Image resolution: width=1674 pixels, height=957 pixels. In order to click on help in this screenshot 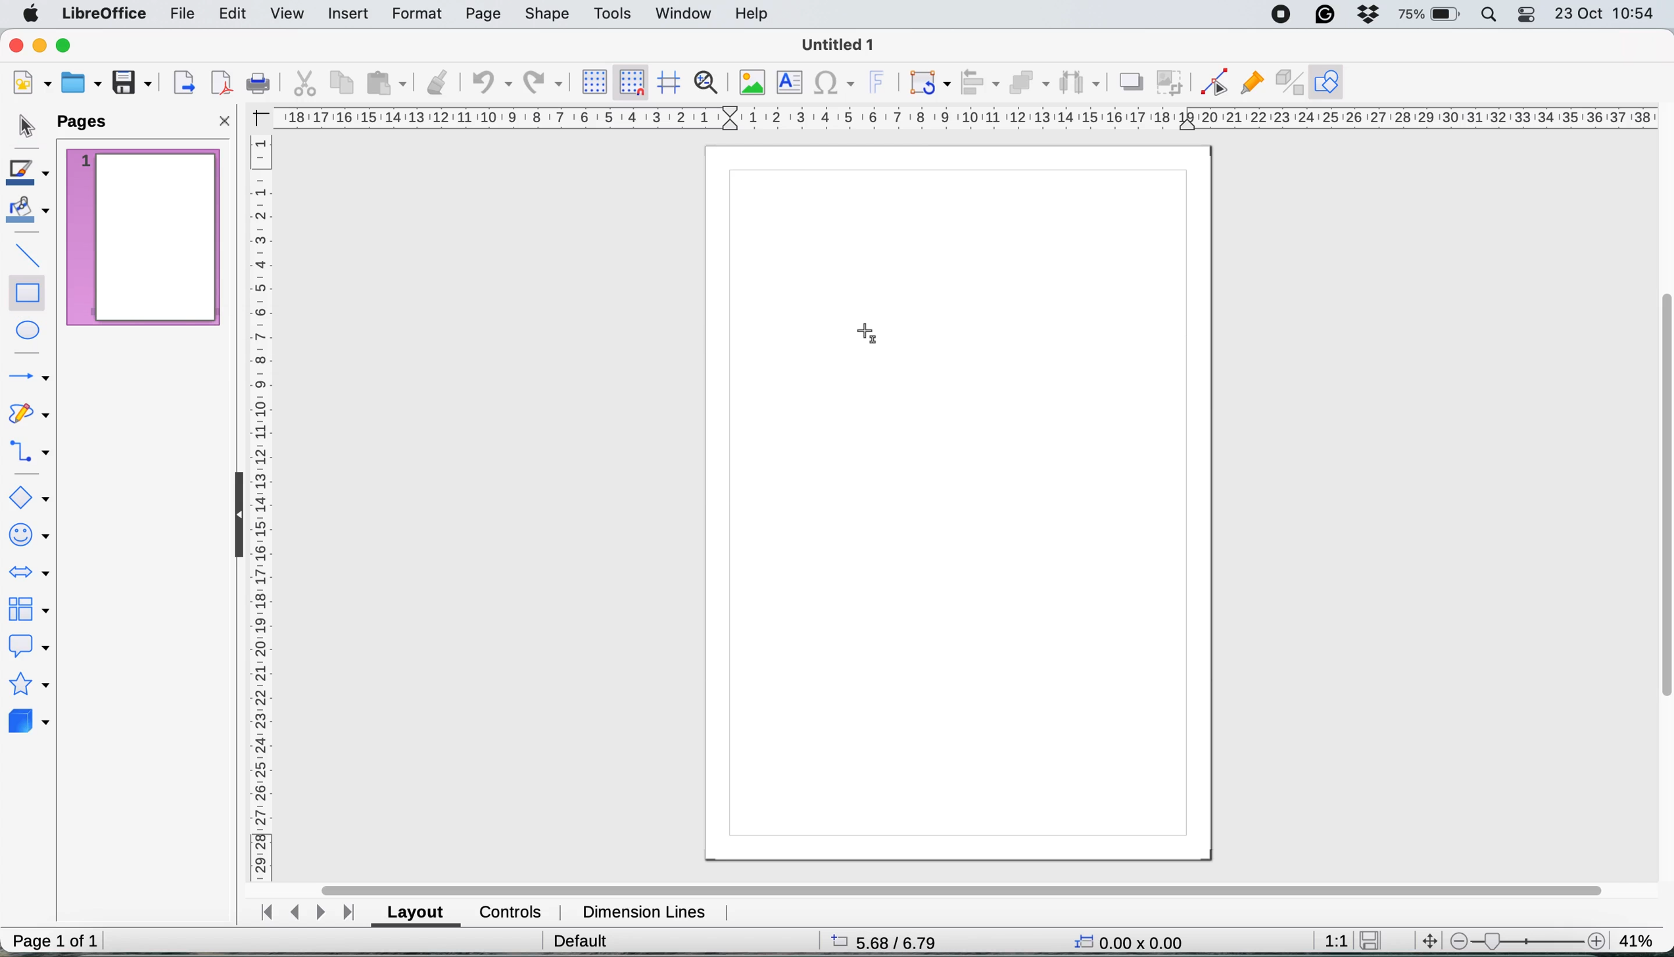, I will do `click(755, 14)`.